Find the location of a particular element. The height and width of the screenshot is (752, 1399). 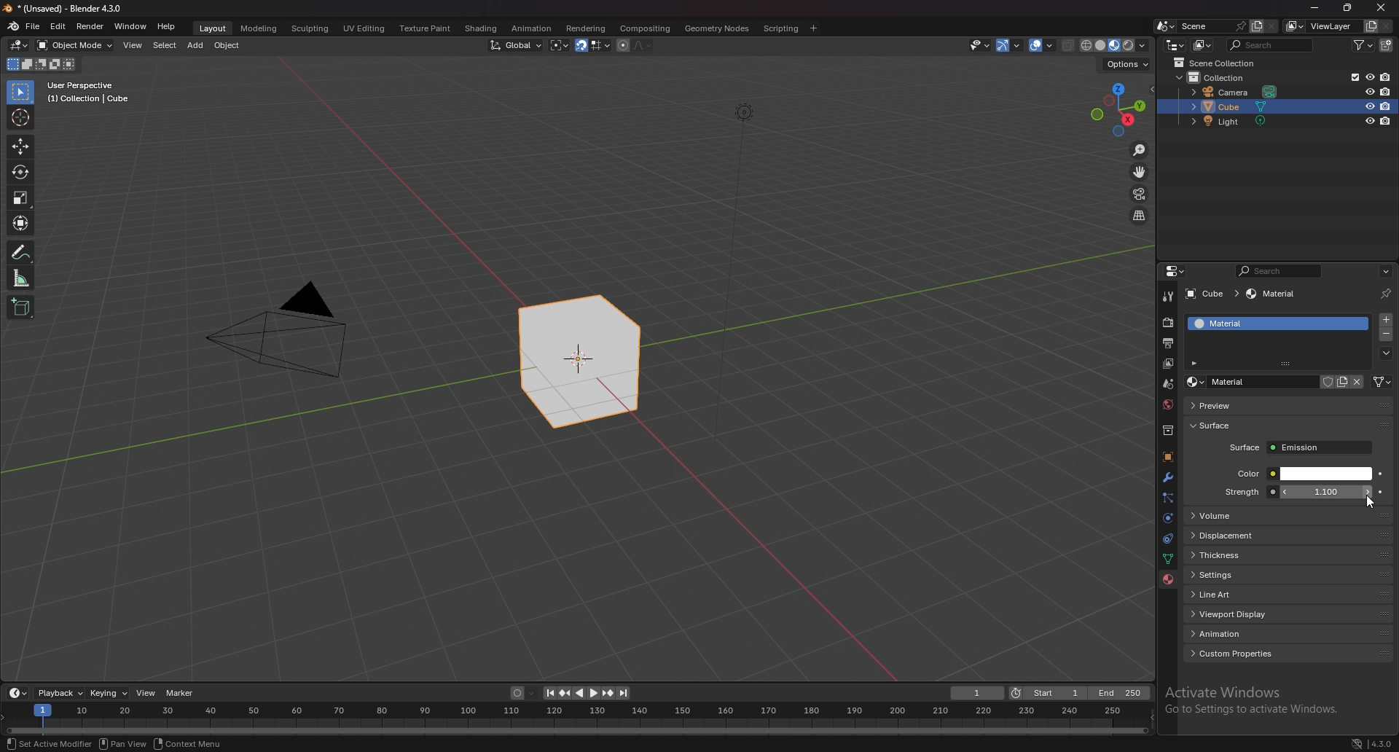

blender is located at coordinates (14, 26).